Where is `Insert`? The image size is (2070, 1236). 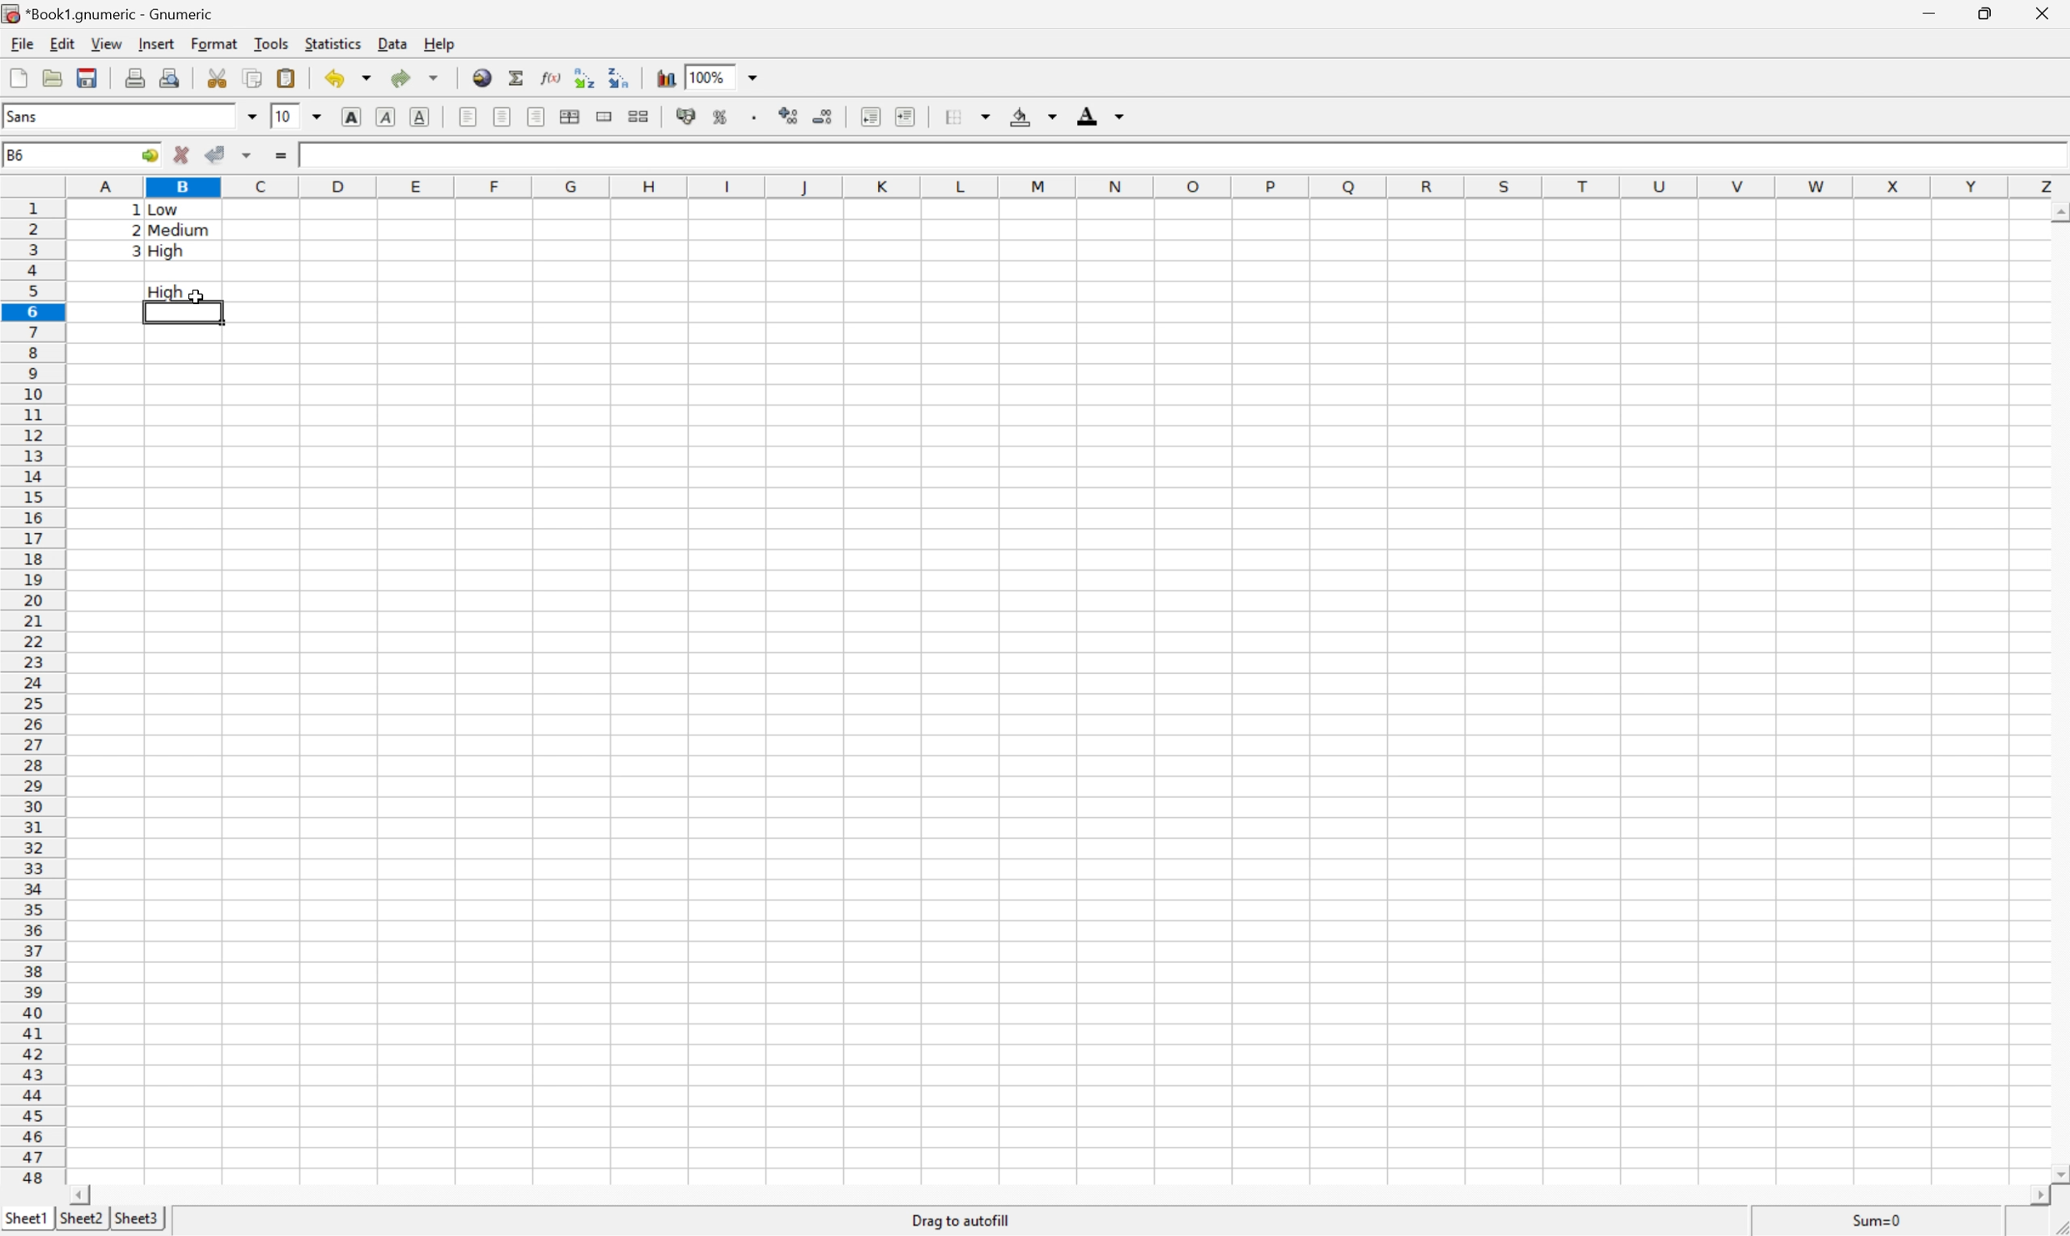 Insert is located at coordinates (156, 42).